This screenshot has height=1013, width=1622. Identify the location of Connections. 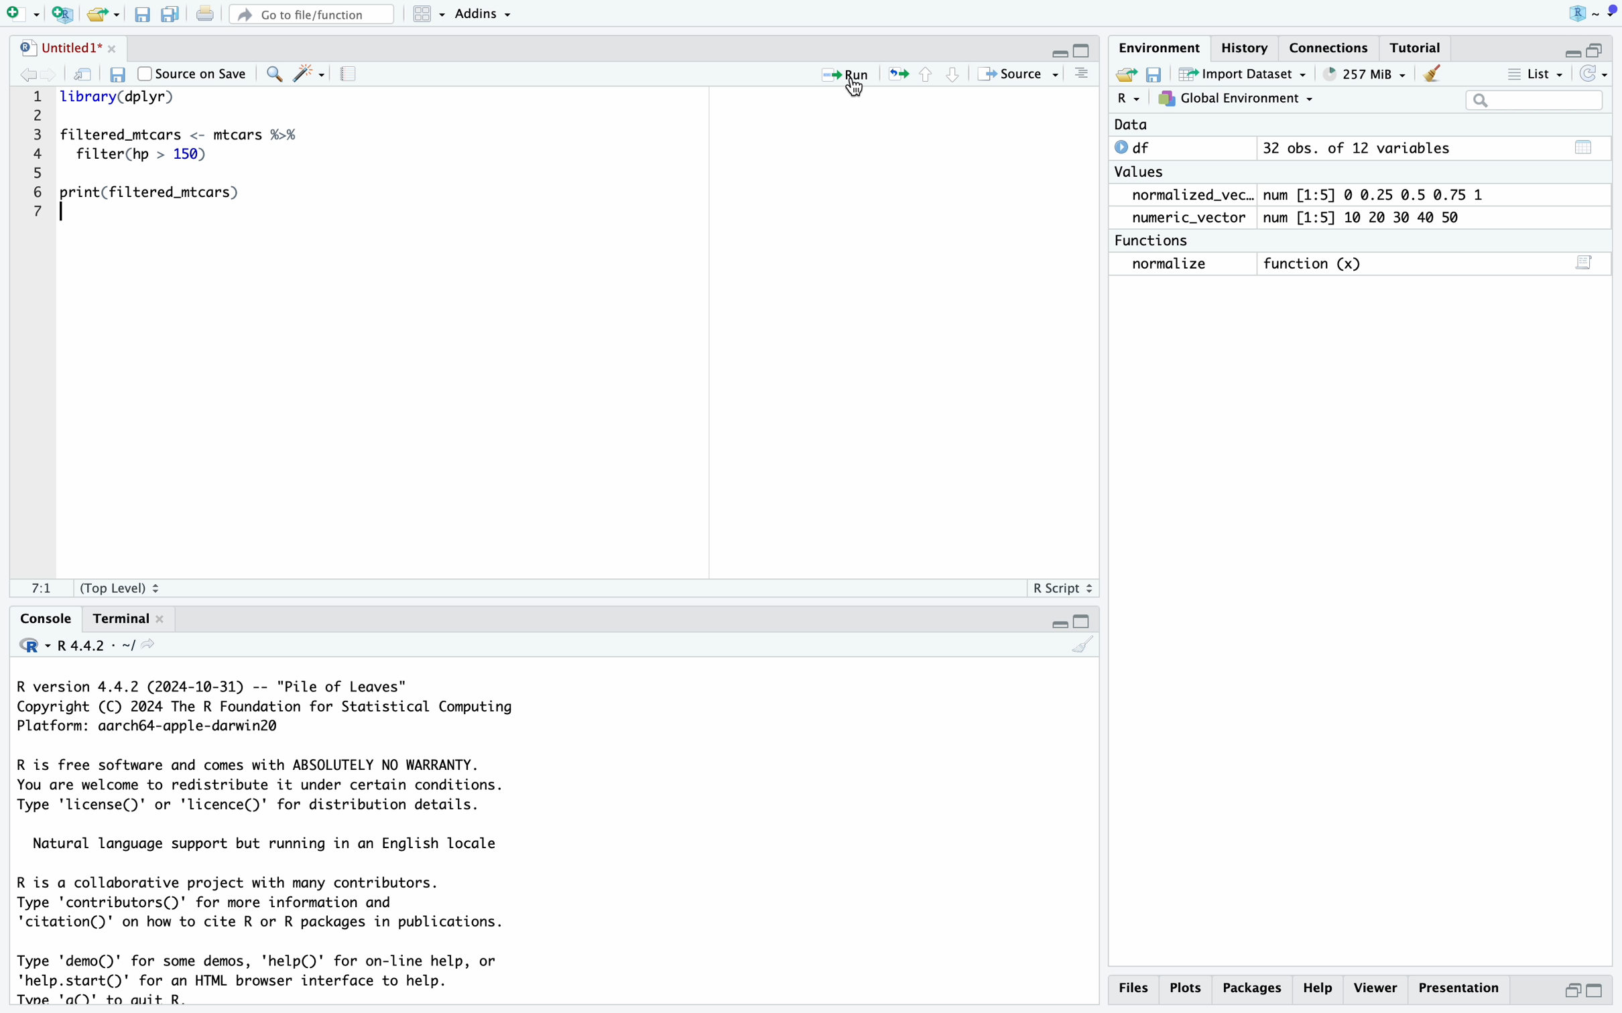
(1330, 50).